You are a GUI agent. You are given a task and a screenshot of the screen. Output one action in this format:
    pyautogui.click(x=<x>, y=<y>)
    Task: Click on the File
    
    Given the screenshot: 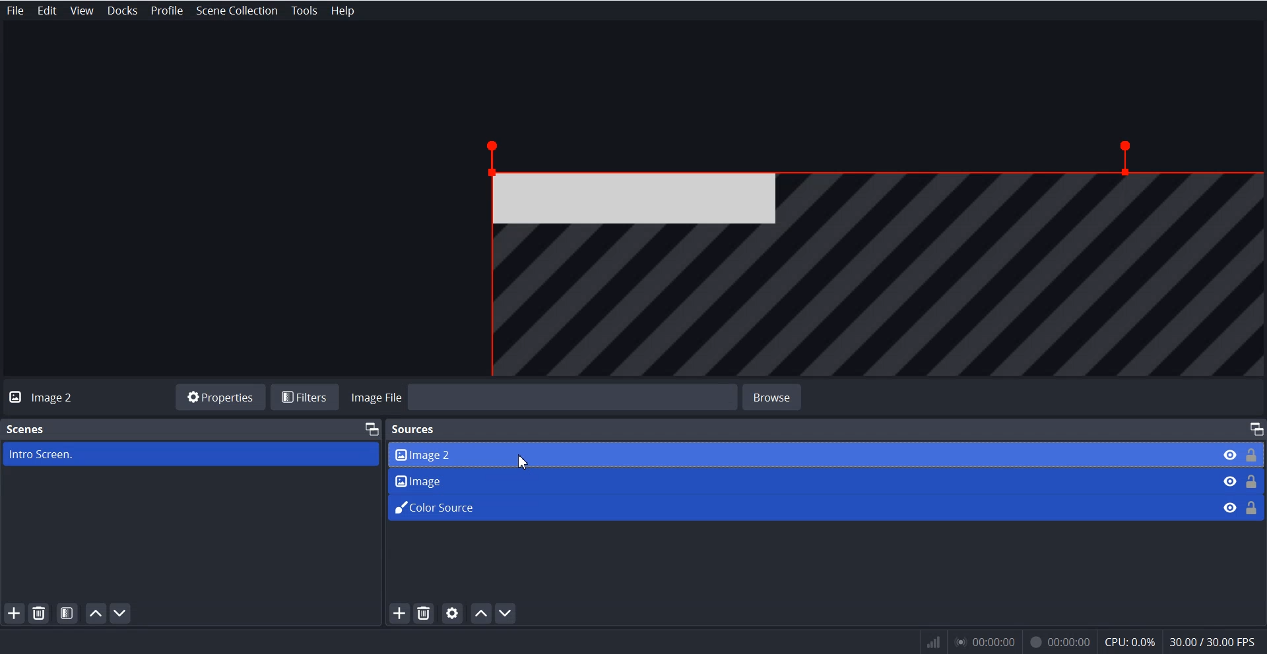 What is the action you would take?
    pyautogui.click(x=16, y=11)
    